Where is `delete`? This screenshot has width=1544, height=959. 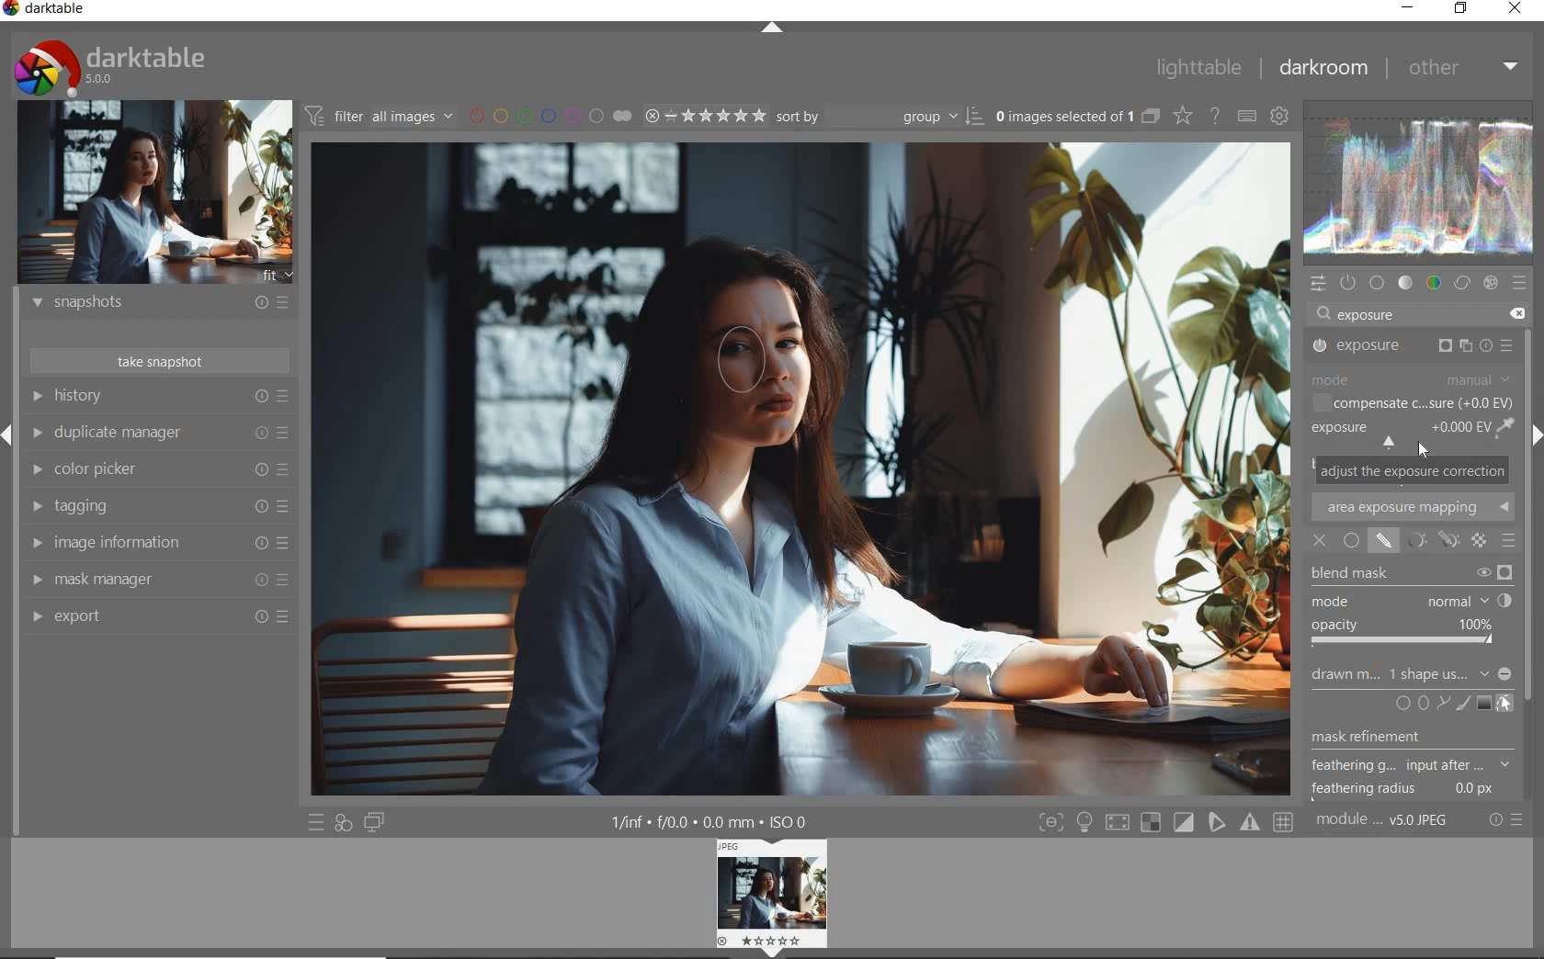 delete is located at coordinates (1521, 314).